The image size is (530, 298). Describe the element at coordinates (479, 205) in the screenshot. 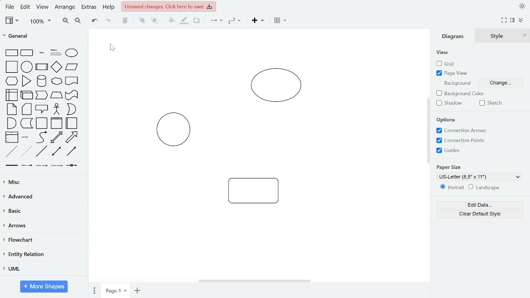

I see `edit data` at that location.